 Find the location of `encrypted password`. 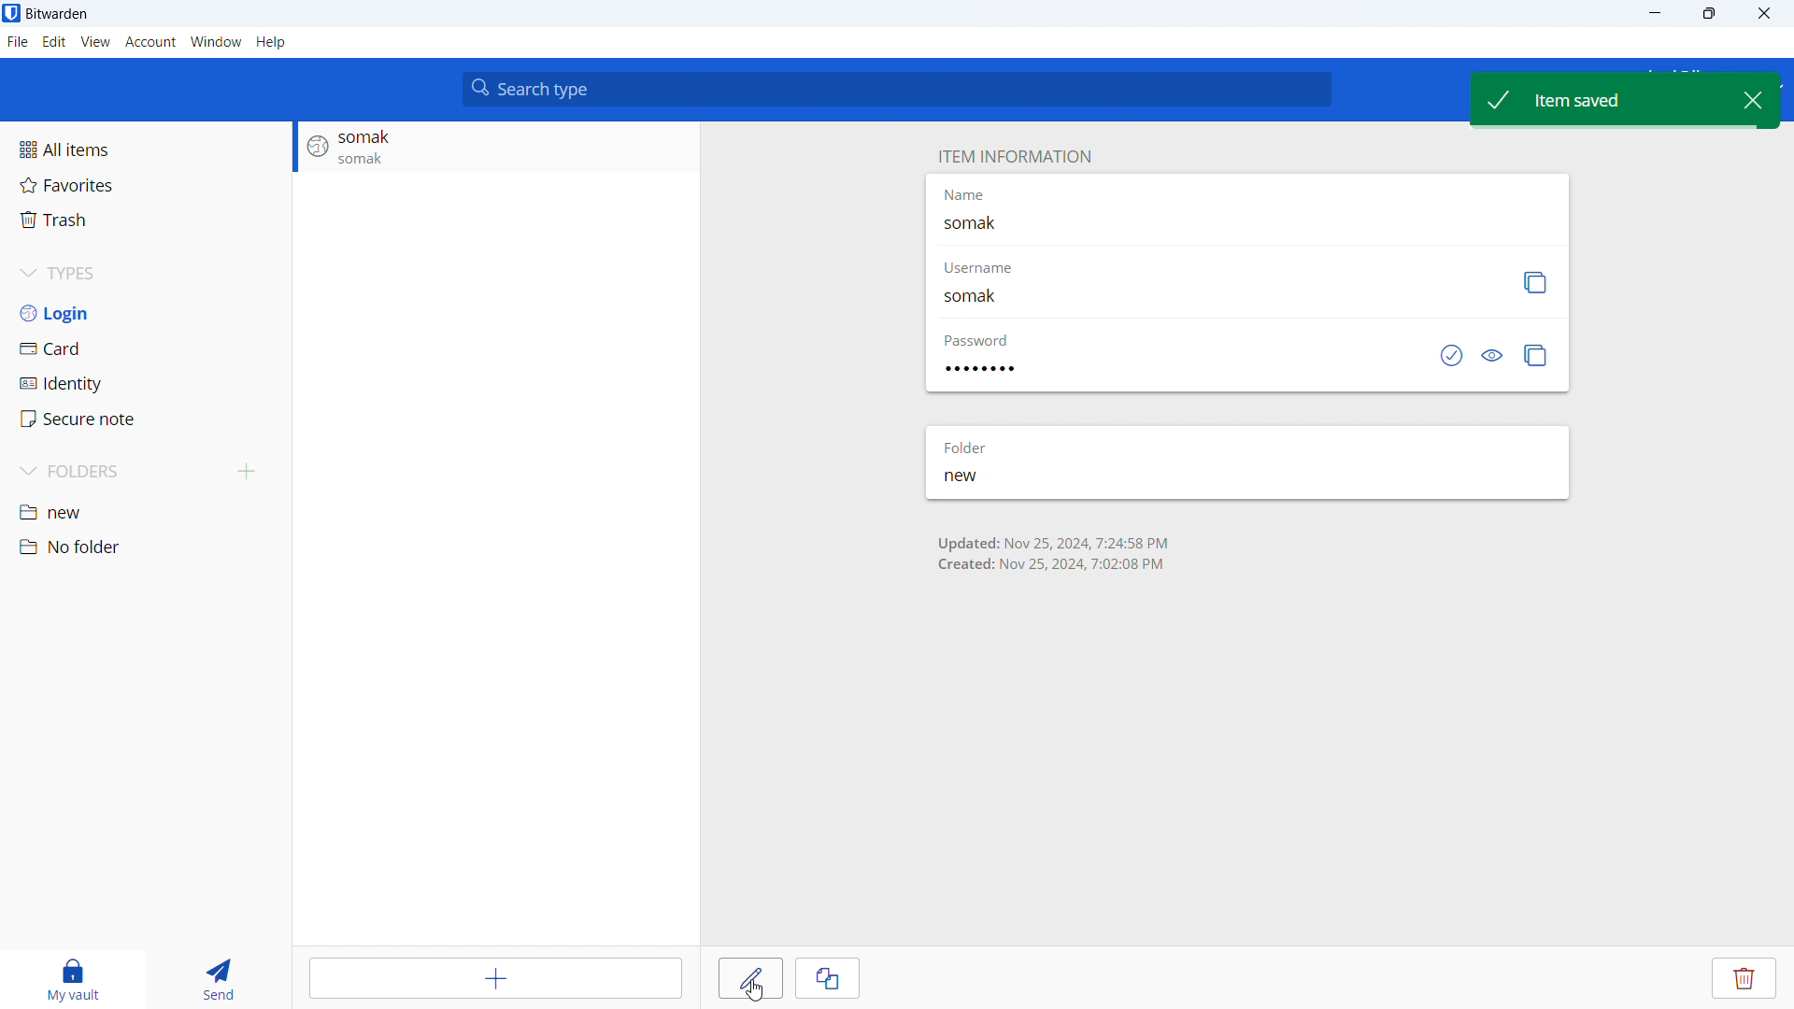

encrypted password is located at coordinates (988, 370).